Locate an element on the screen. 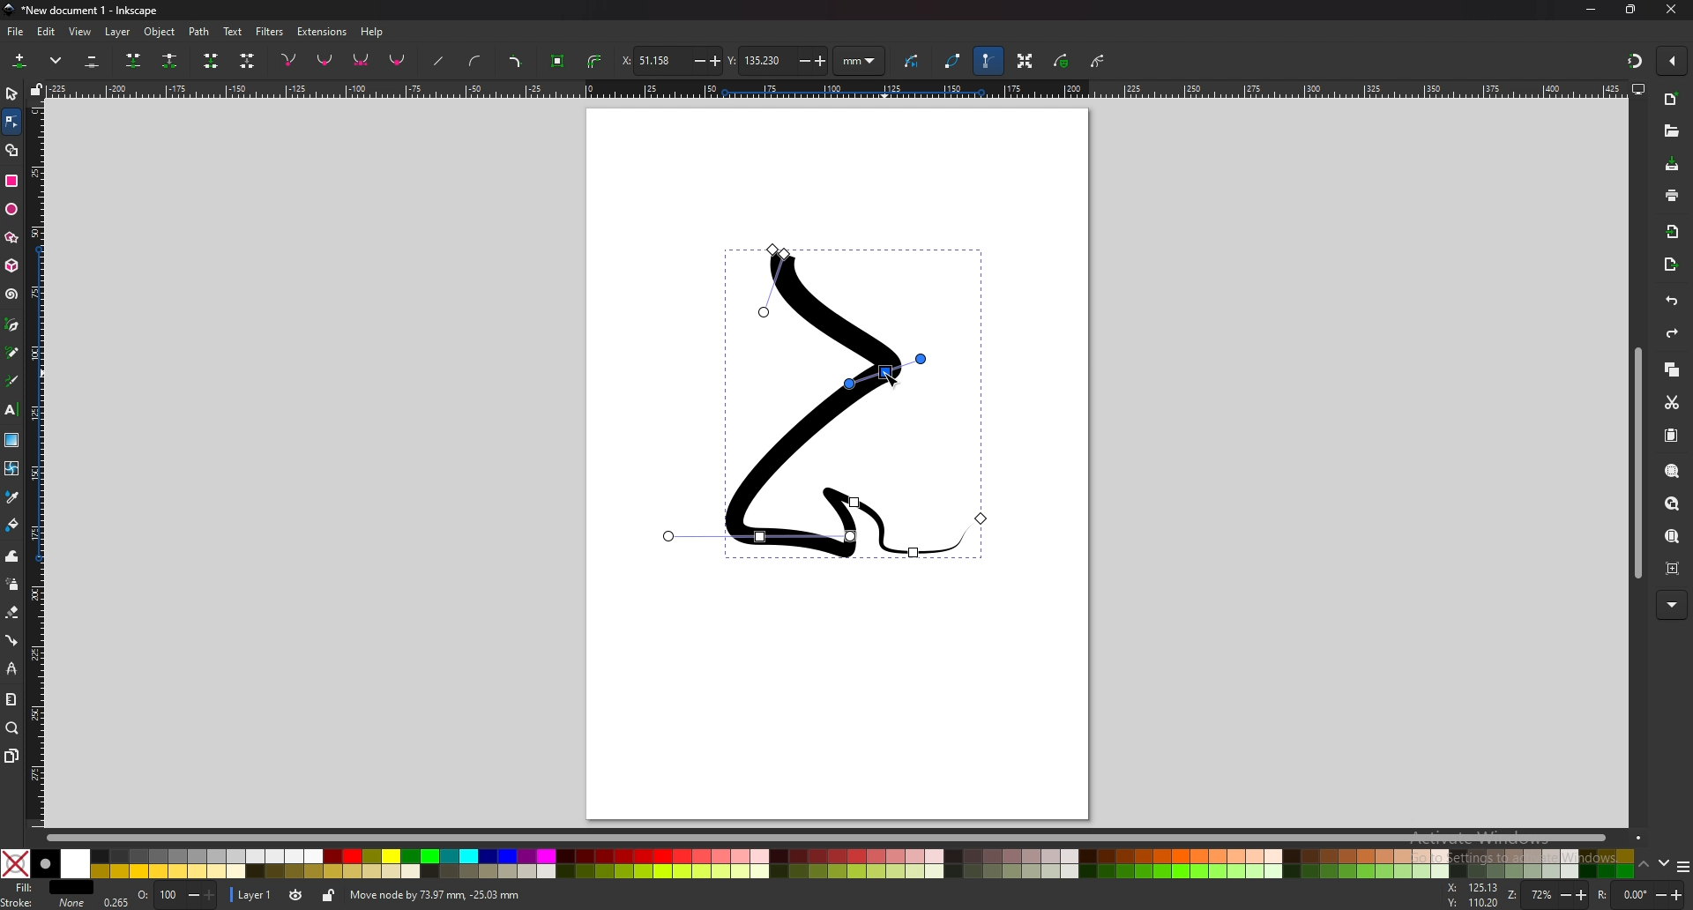  symmetric is located at coordinates (362, 61).